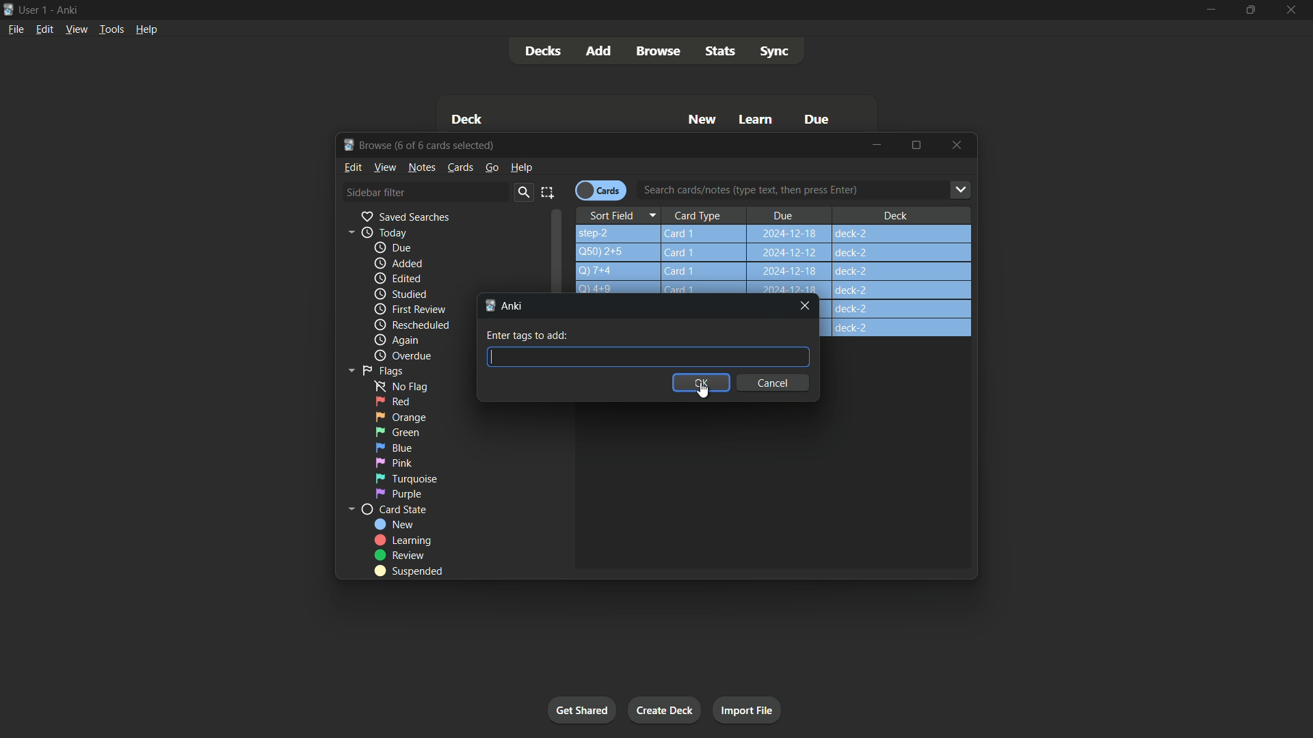  Describe the element at coordinates (1208, 10) in the screenshot. I see `minimize` at that location.